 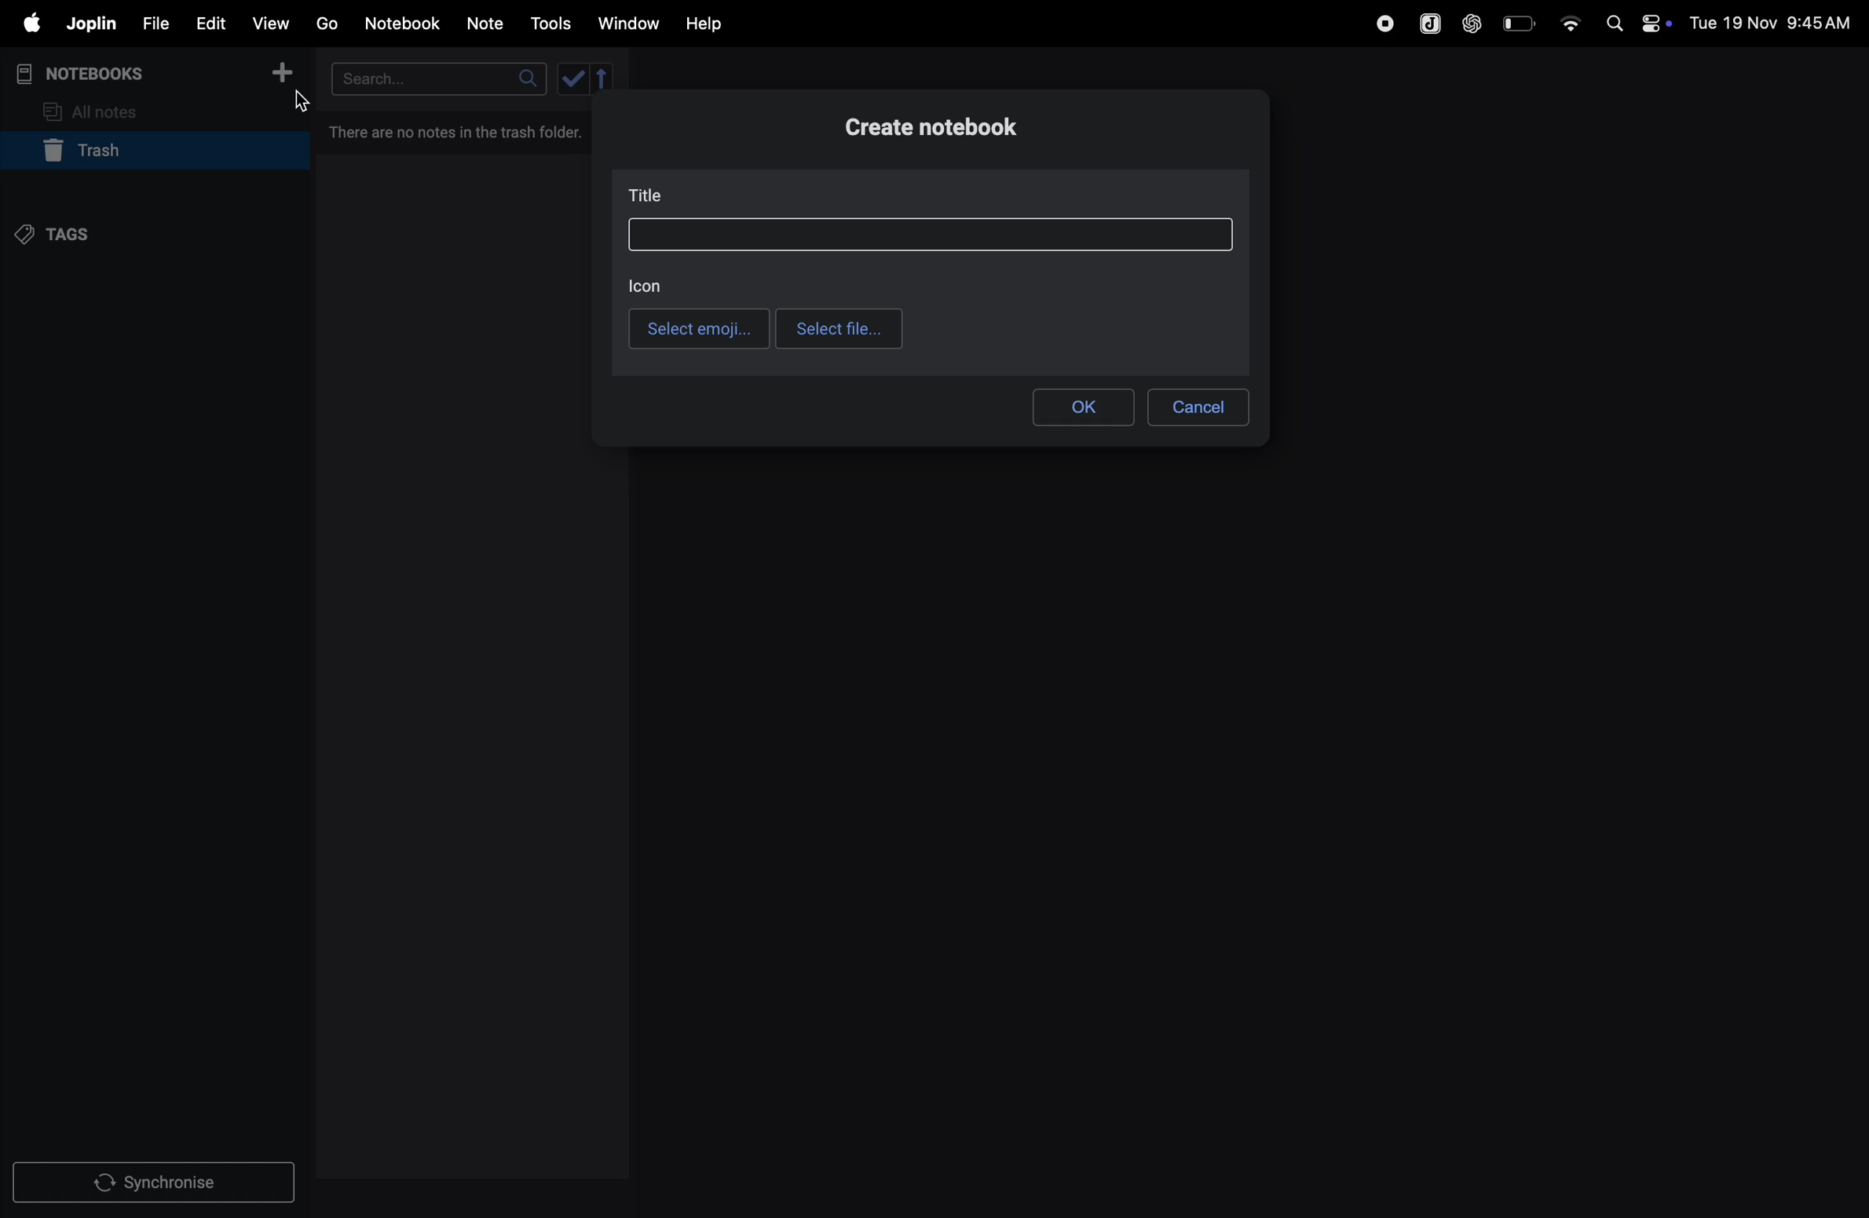 What do you see at coordinates (100, 110) in the screenshot?
I see `all notes` at bounding box center [100, 110].